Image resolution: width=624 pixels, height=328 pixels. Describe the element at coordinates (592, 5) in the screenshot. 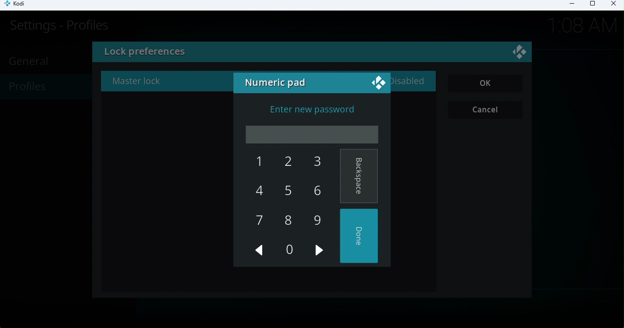

I see `Maximize` at that location.